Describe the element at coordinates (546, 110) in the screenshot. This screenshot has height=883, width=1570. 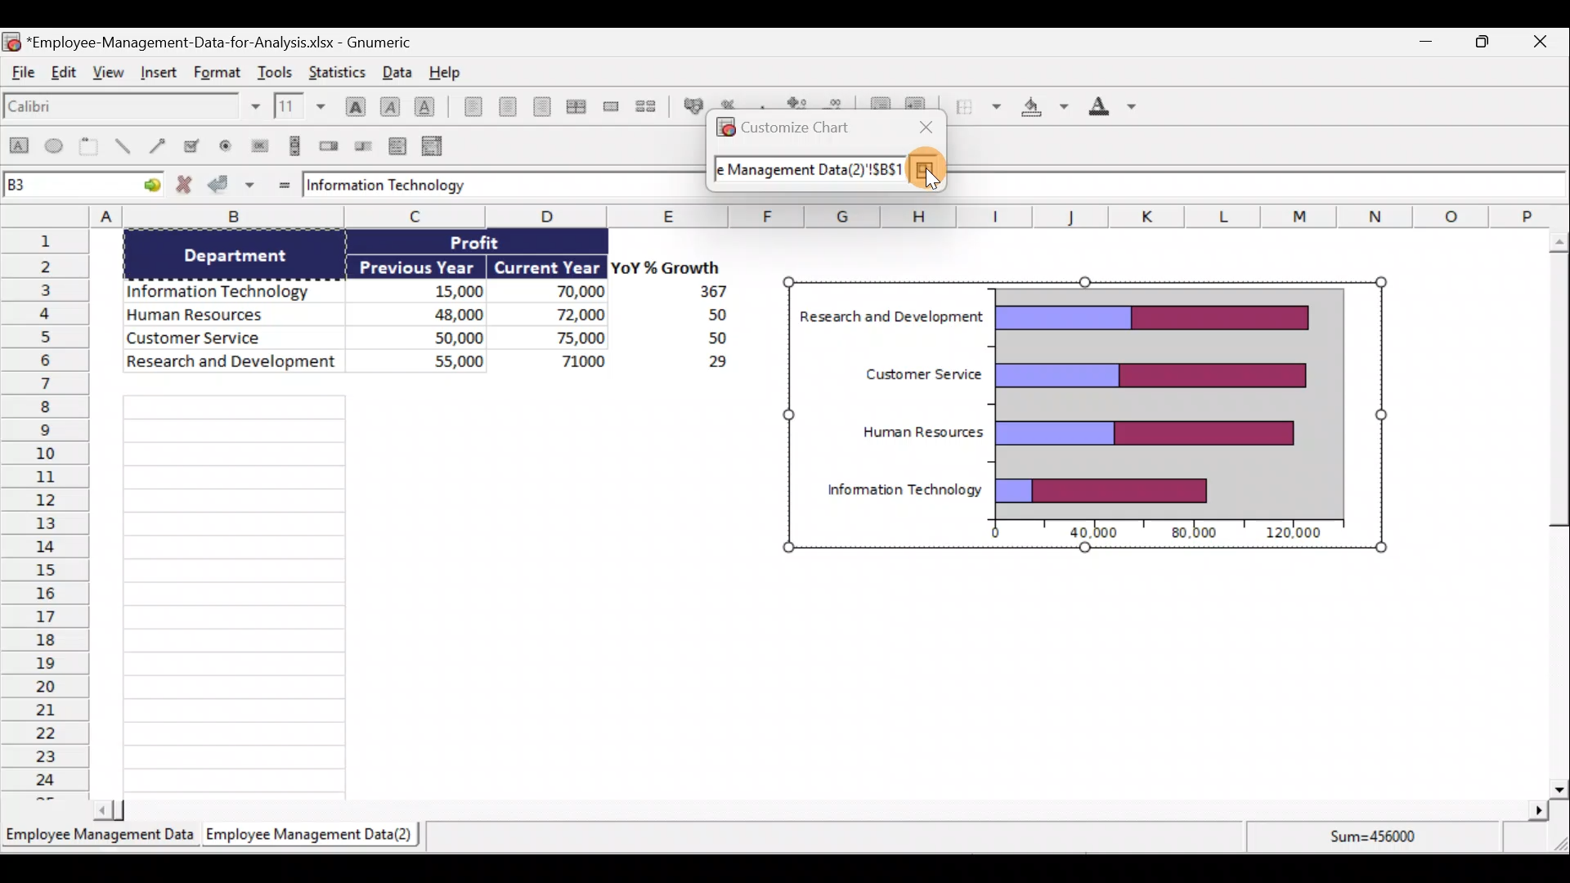
I see `Align right` at that location.